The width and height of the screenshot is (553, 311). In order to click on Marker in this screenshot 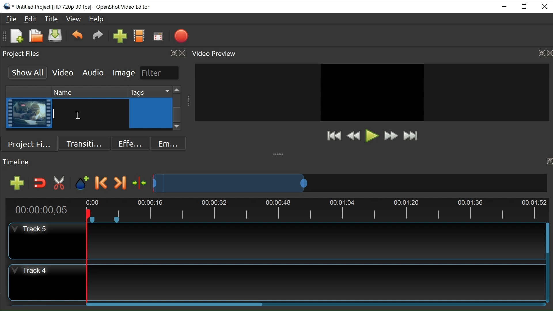, I will do `click(82, 183)`.